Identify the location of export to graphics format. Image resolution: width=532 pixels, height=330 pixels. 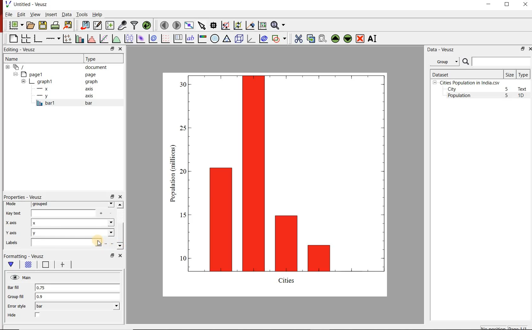
(68, 26).